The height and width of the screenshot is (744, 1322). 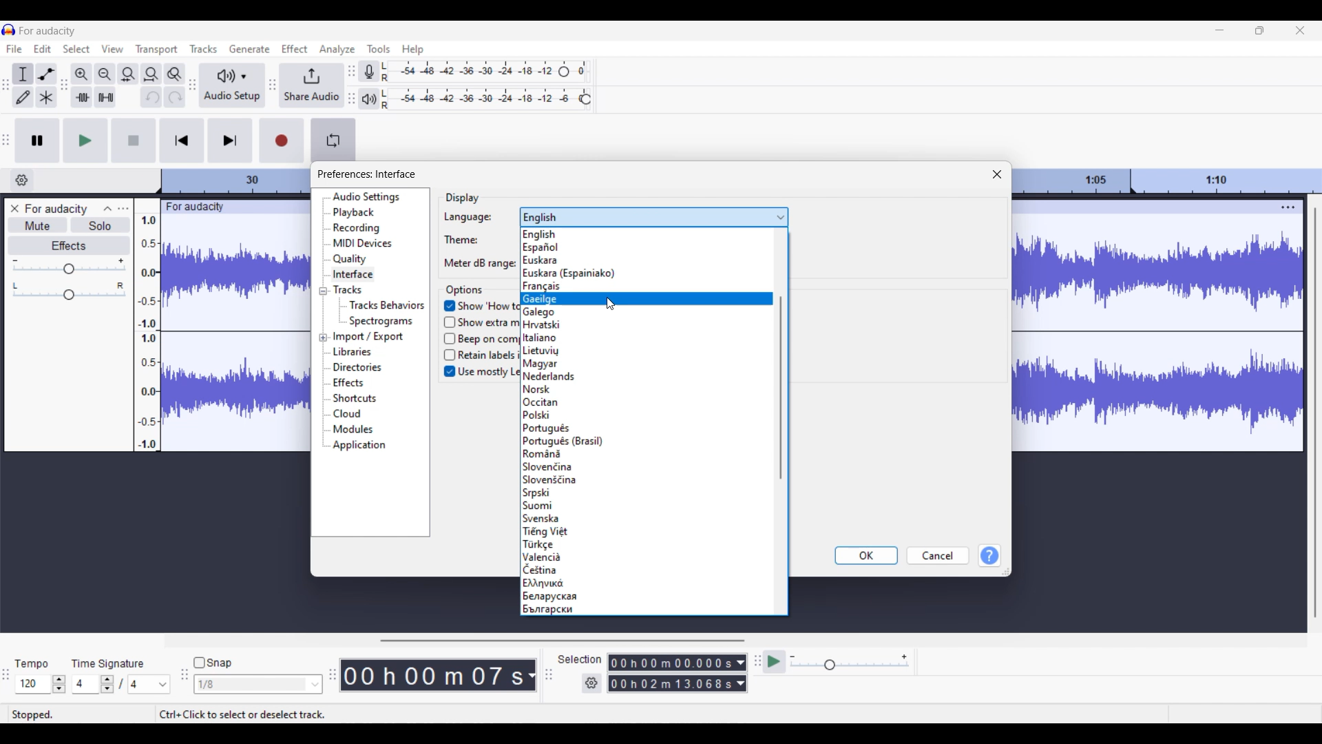 I want to click on Draw tool, so click(x=23, y=96).